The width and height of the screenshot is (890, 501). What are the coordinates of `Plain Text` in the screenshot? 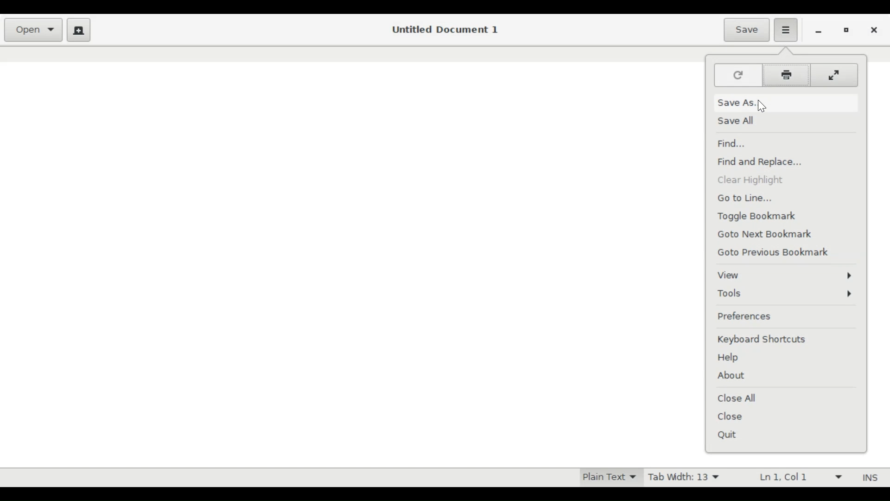 It's located at (609, 478).